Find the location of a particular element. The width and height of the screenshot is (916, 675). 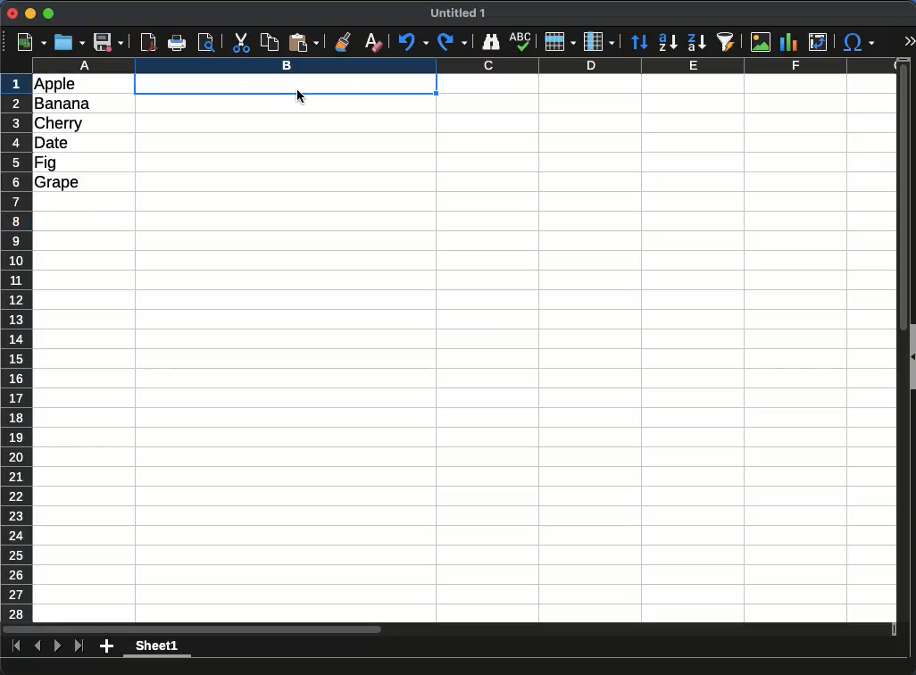

ascending is located at coordinates (668, 43).